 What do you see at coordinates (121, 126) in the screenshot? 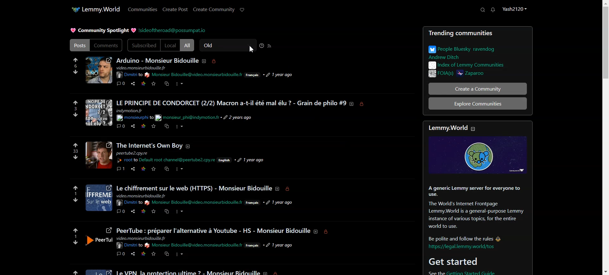
I see `comment` at bounding box center [121, 126].